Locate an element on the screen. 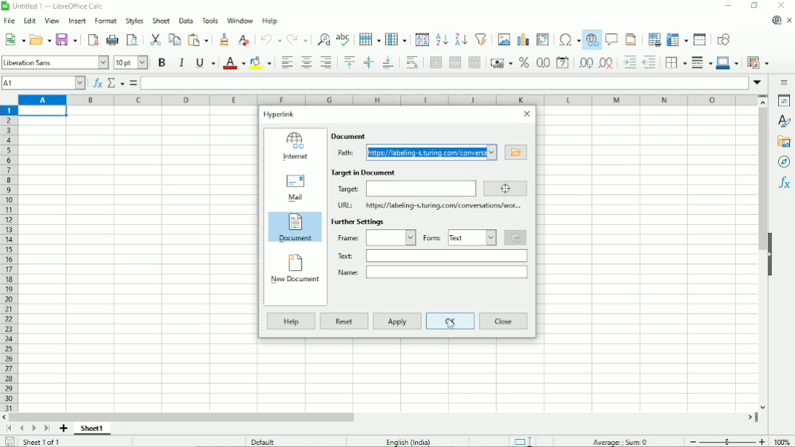 The image size is (795, 447). Sort is located at coordinates (422, 39).